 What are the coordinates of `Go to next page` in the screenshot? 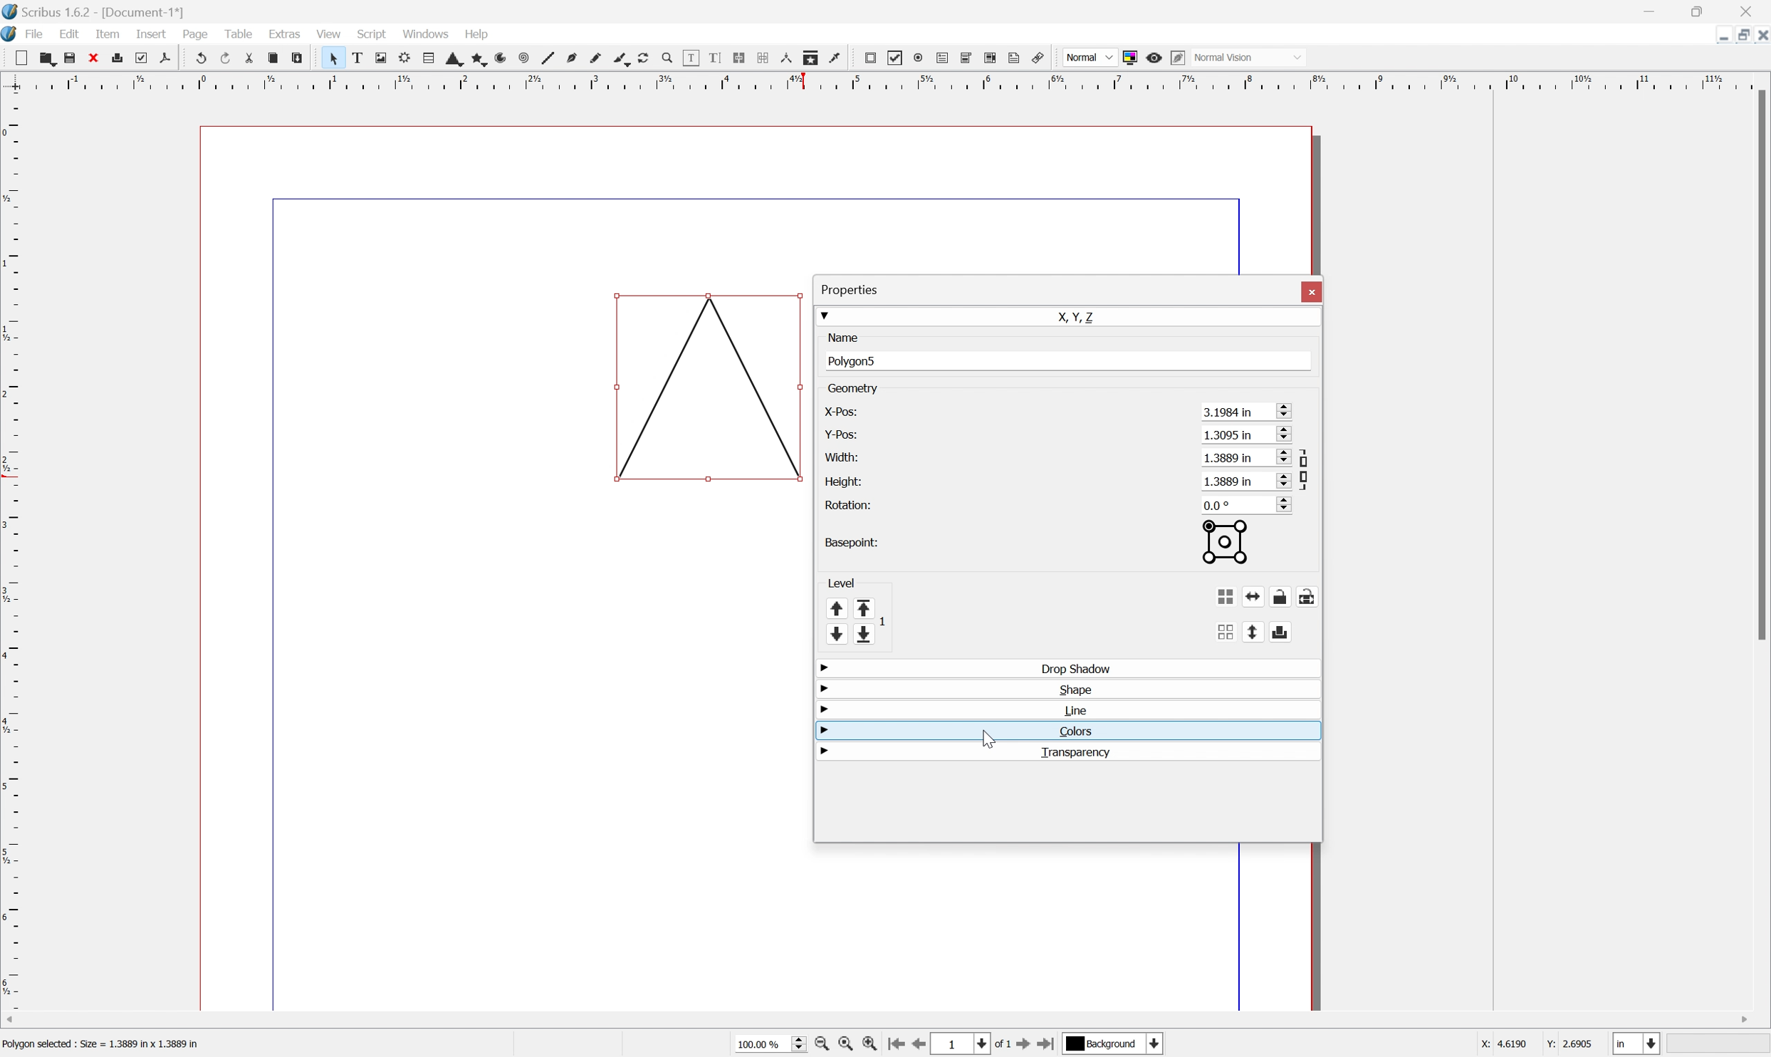 It's located at (1024, 1045).